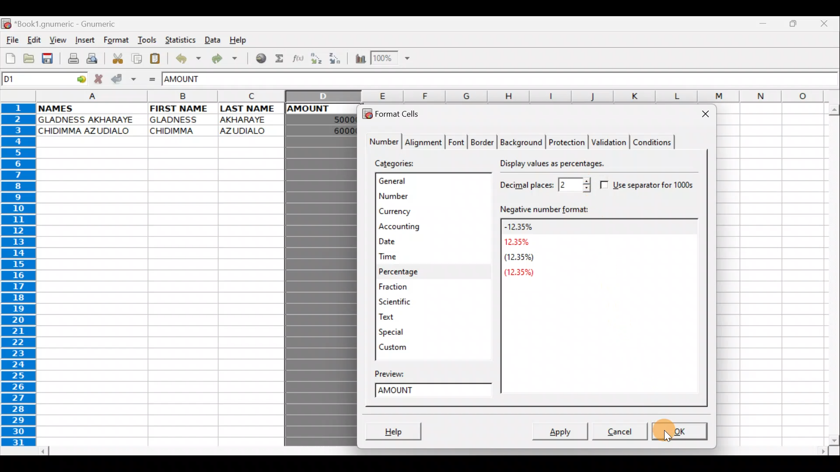 The width and height of the screenshot is (840, 472). What do you see at coordinates (178, 40) in the screenshot?
I see `Statistics` at bounding box center [178, 40].